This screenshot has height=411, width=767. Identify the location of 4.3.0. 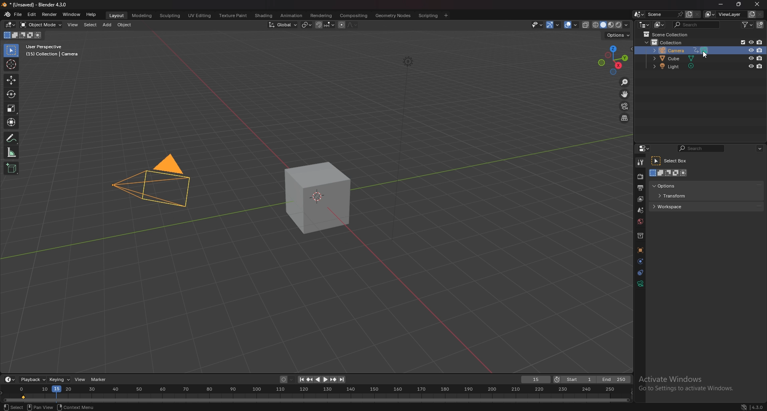
(753, 407).